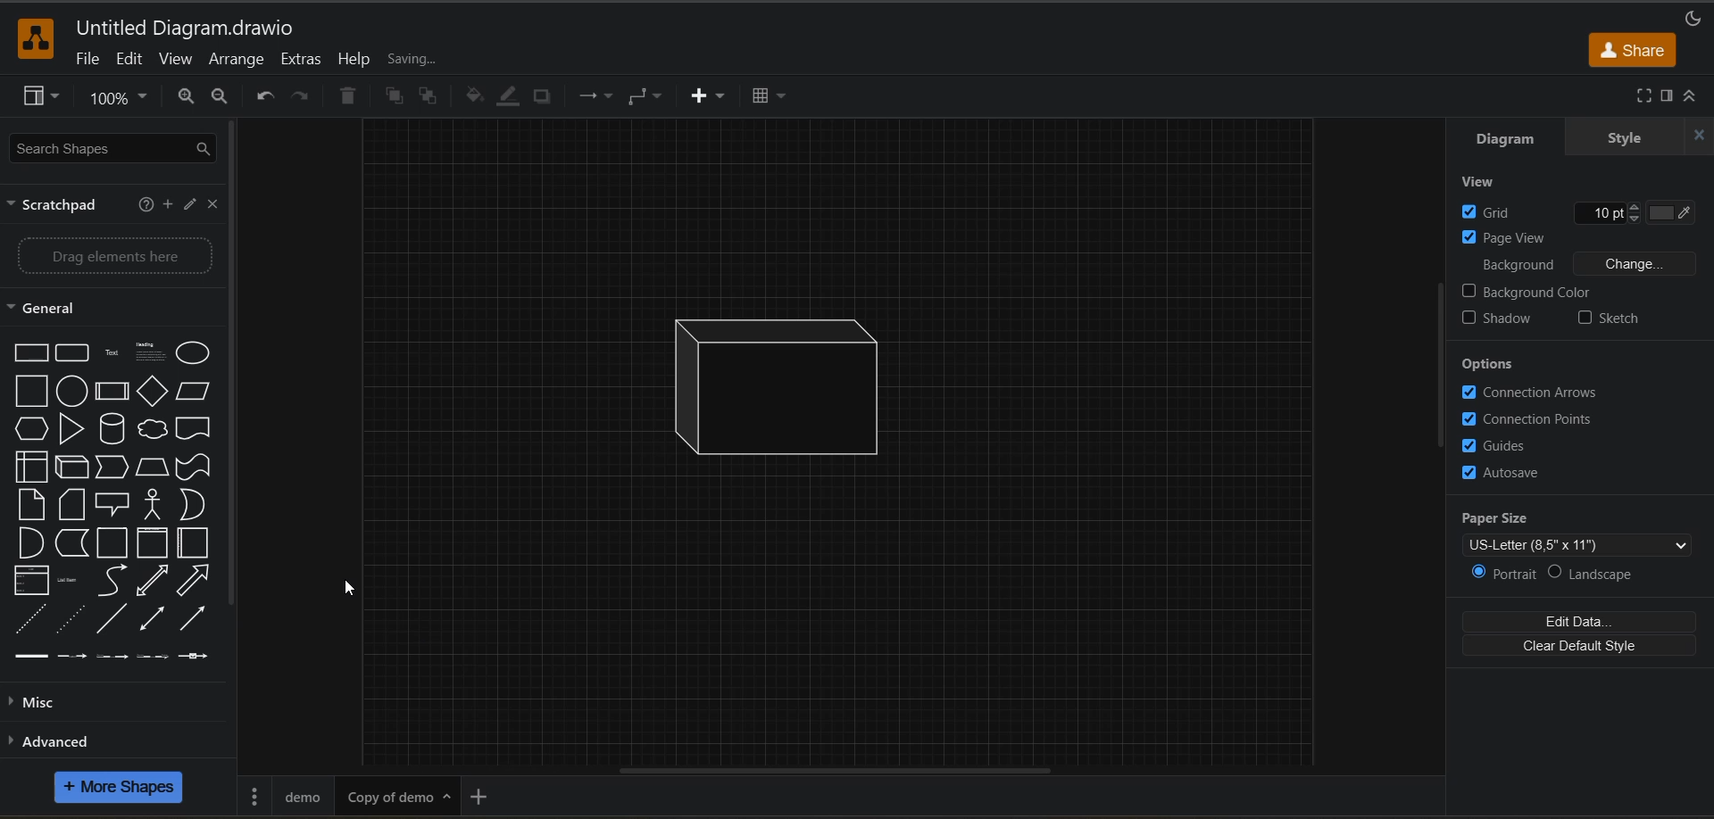 This screenshot has width=1714, height=819. What do you see at coordinates (218, 96) in the screenshot?
I see `zoom in` at bounding box center [218, 96].